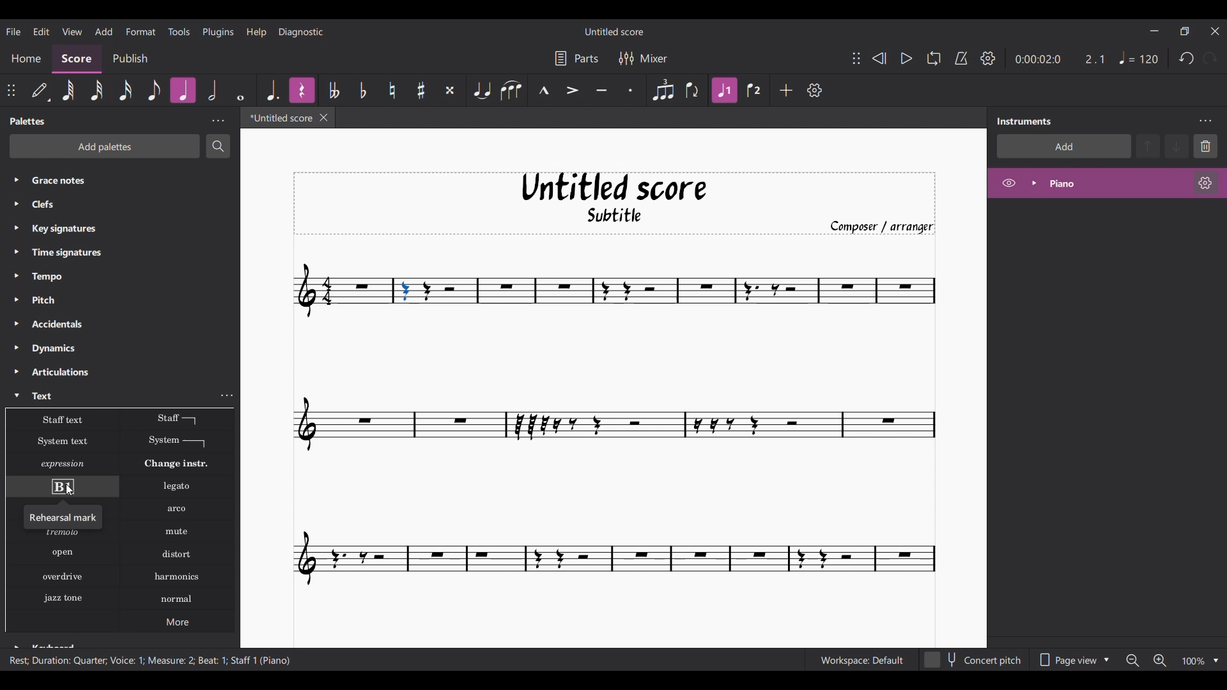  Describe the element at coordinates (218, 32) in the screenshot. I see `Plugins menu` at that location.